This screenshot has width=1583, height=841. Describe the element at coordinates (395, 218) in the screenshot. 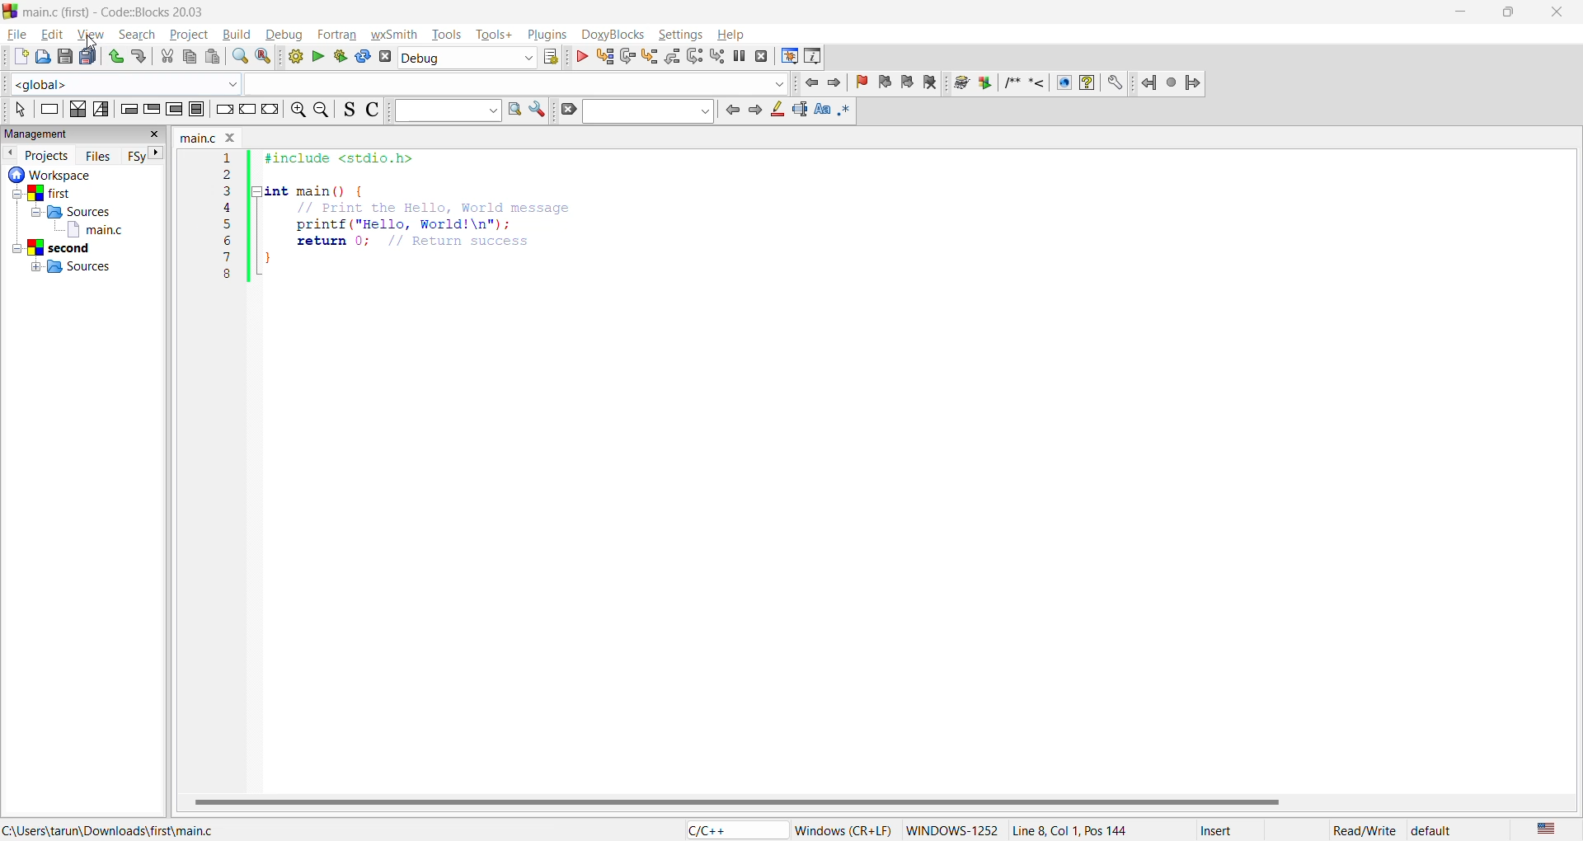

I see `code` at that location.